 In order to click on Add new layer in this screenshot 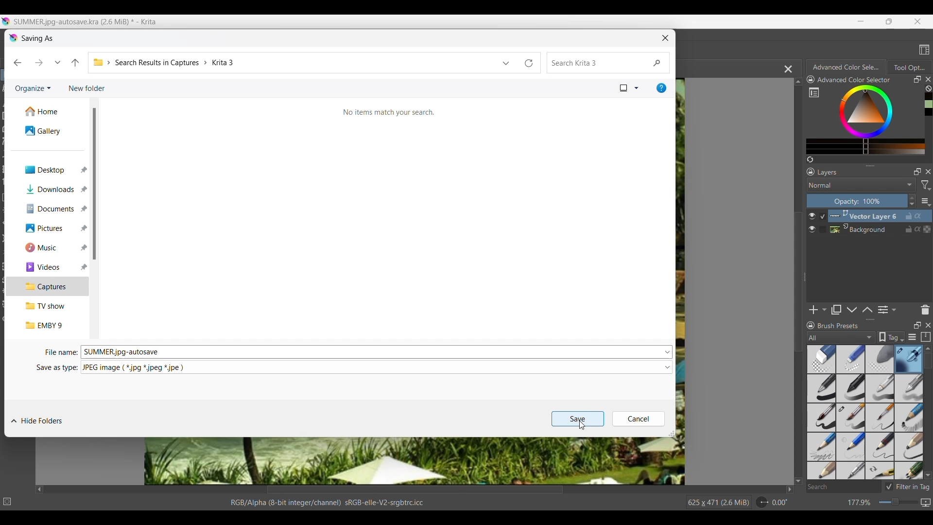, I will do `click(818, 310)`.